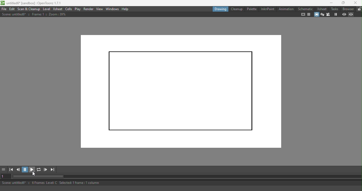 The height and width of the screenshot is (191, 362). What do you see at coordinates (25, 170) in the screenshot?
I see `Pause` at bounding box center [25, 170].